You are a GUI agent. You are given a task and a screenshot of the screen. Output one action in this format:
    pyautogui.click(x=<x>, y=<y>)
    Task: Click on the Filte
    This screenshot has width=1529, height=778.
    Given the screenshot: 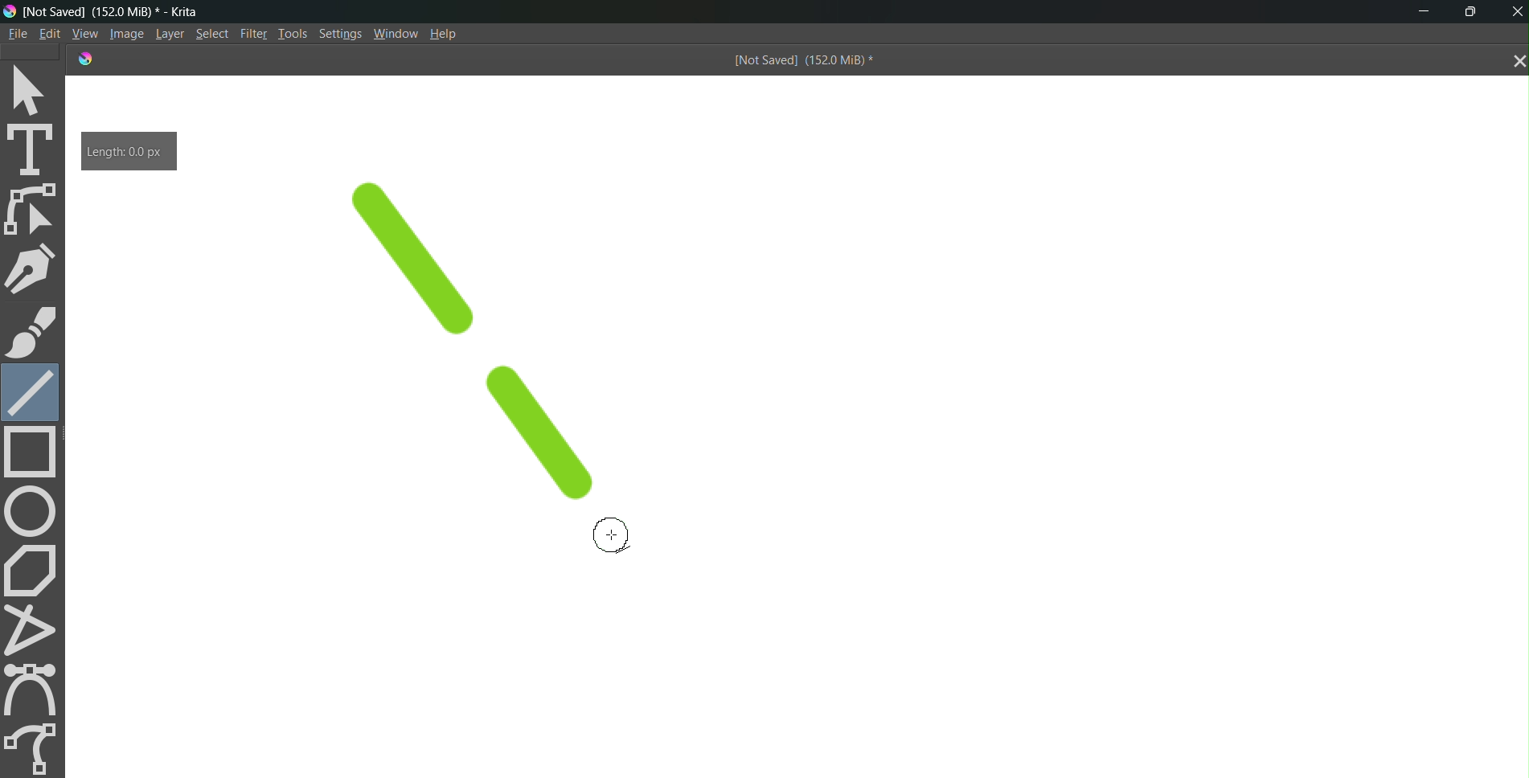 What is the action you would take?
    pyautogui.click(x=250, y=32)
    